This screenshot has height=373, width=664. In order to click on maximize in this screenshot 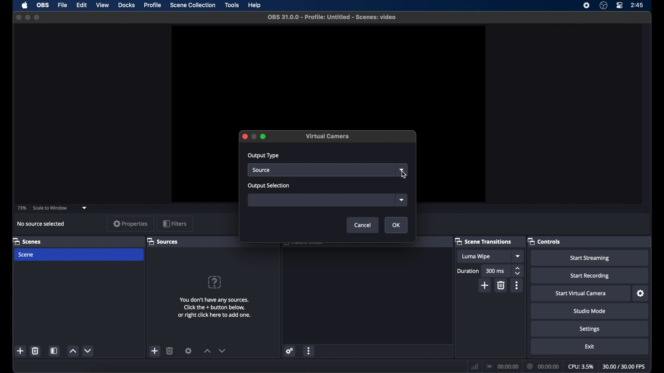, I will do `click(38, 17)`.